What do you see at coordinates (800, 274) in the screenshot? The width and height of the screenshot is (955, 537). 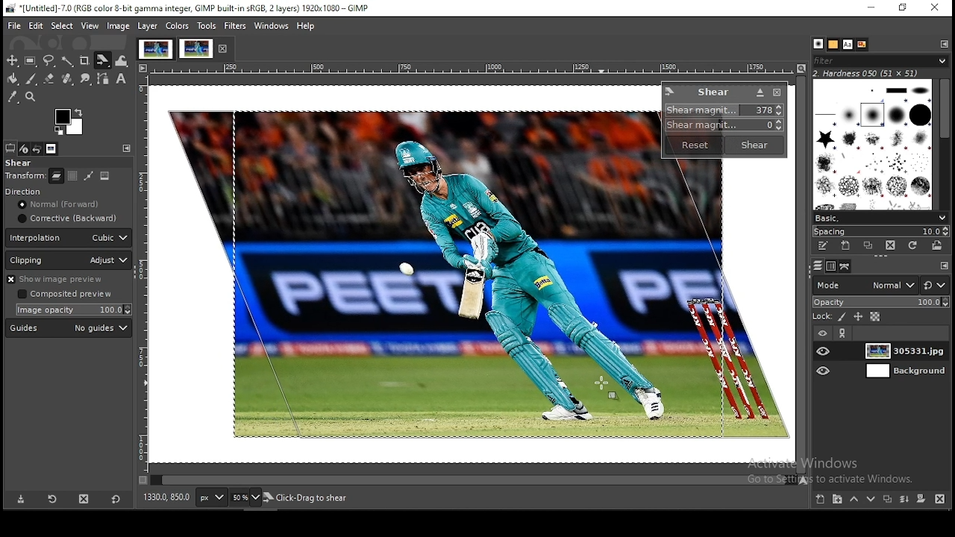 I see `scroll bar` at bounding box center [800, 274].